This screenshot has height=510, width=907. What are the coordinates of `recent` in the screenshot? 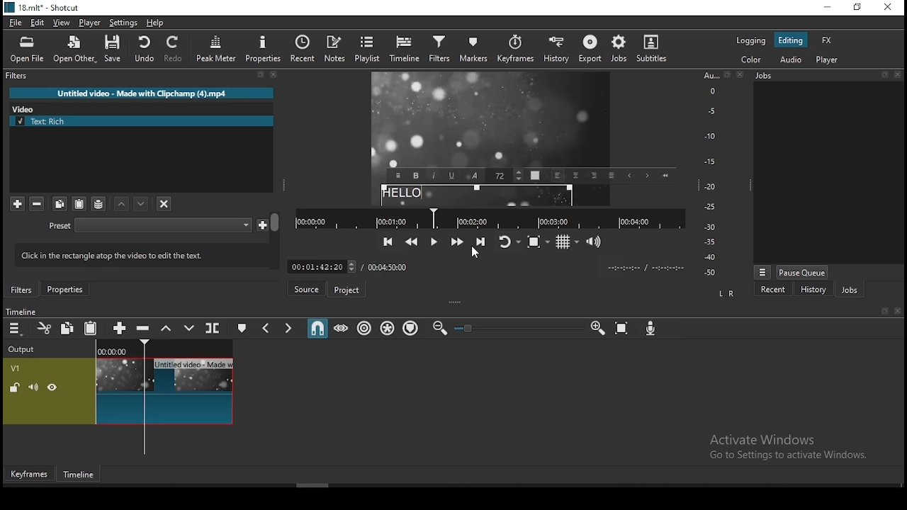 It's located at (303, 49).